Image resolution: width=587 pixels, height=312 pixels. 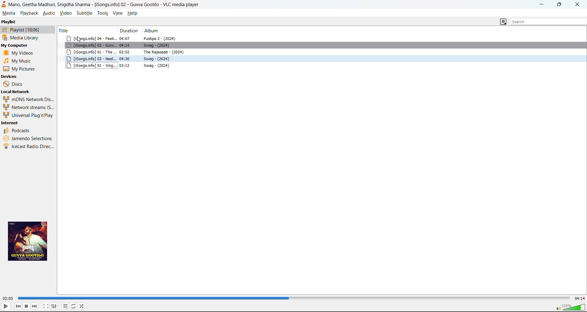 I want to click on random, so click(x=82, y=306).